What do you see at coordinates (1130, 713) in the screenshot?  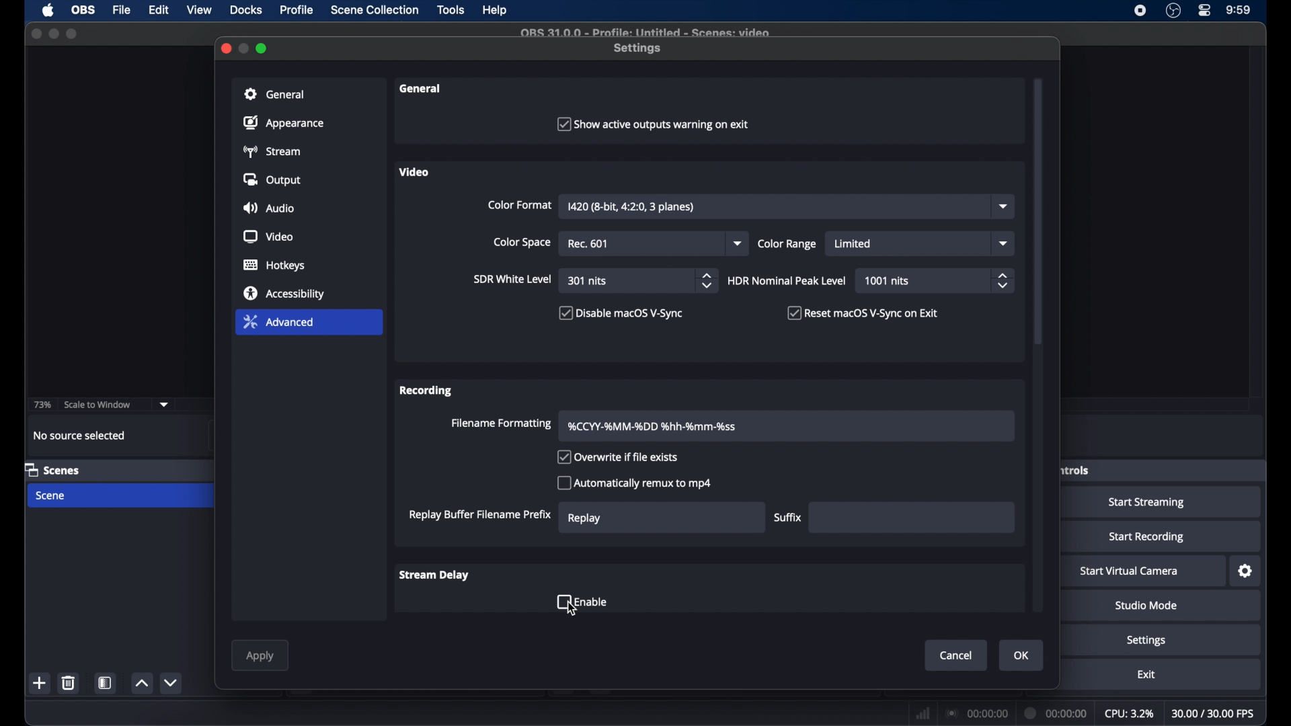 I see `cpu` at bounding box center [1130, 713].